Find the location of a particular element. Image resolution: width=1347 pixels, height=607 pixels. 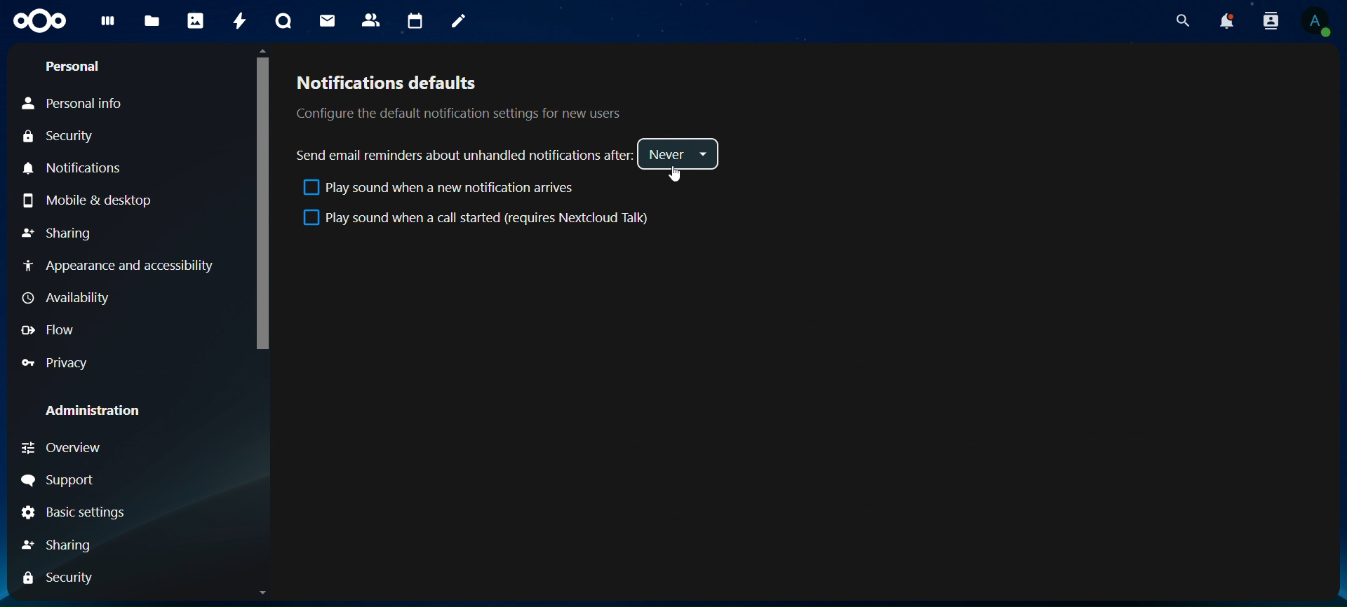

Mobile & desktop is located at coordinates (88, 200).